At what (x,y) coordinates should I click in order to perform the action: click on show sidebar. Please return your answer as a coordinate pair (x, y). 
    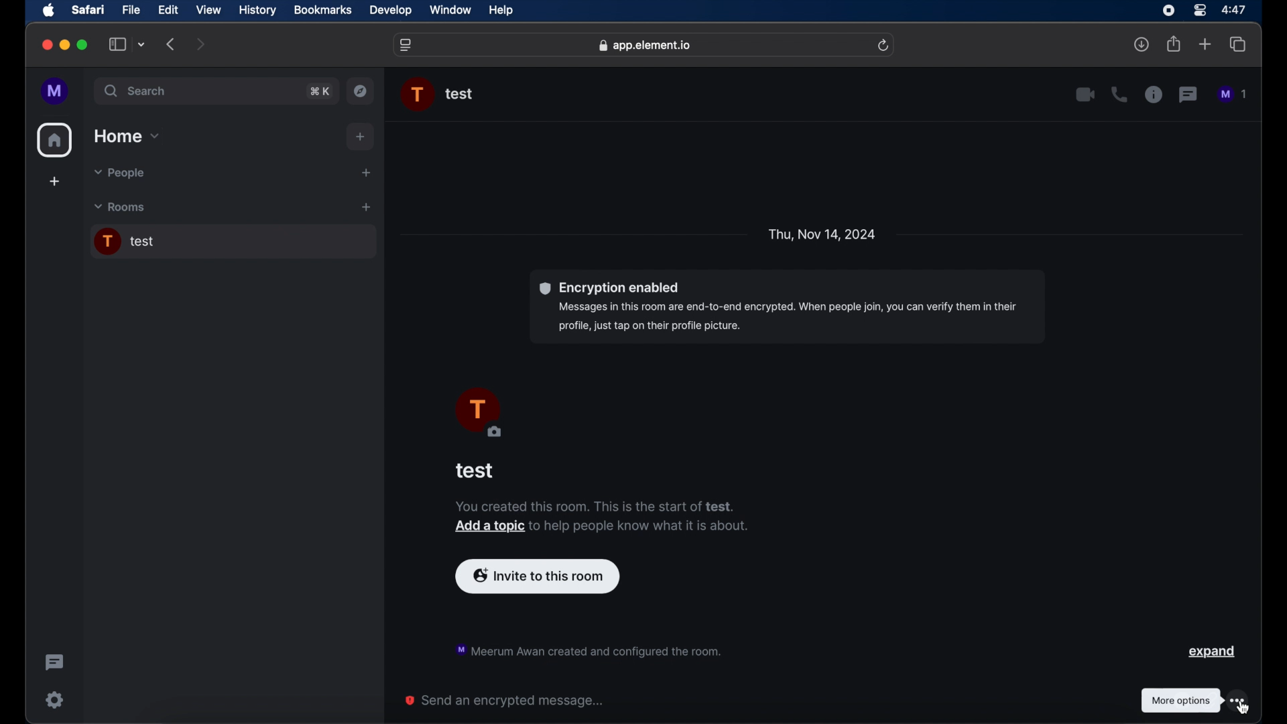
    Looking at the image, I should click on (117, 45).